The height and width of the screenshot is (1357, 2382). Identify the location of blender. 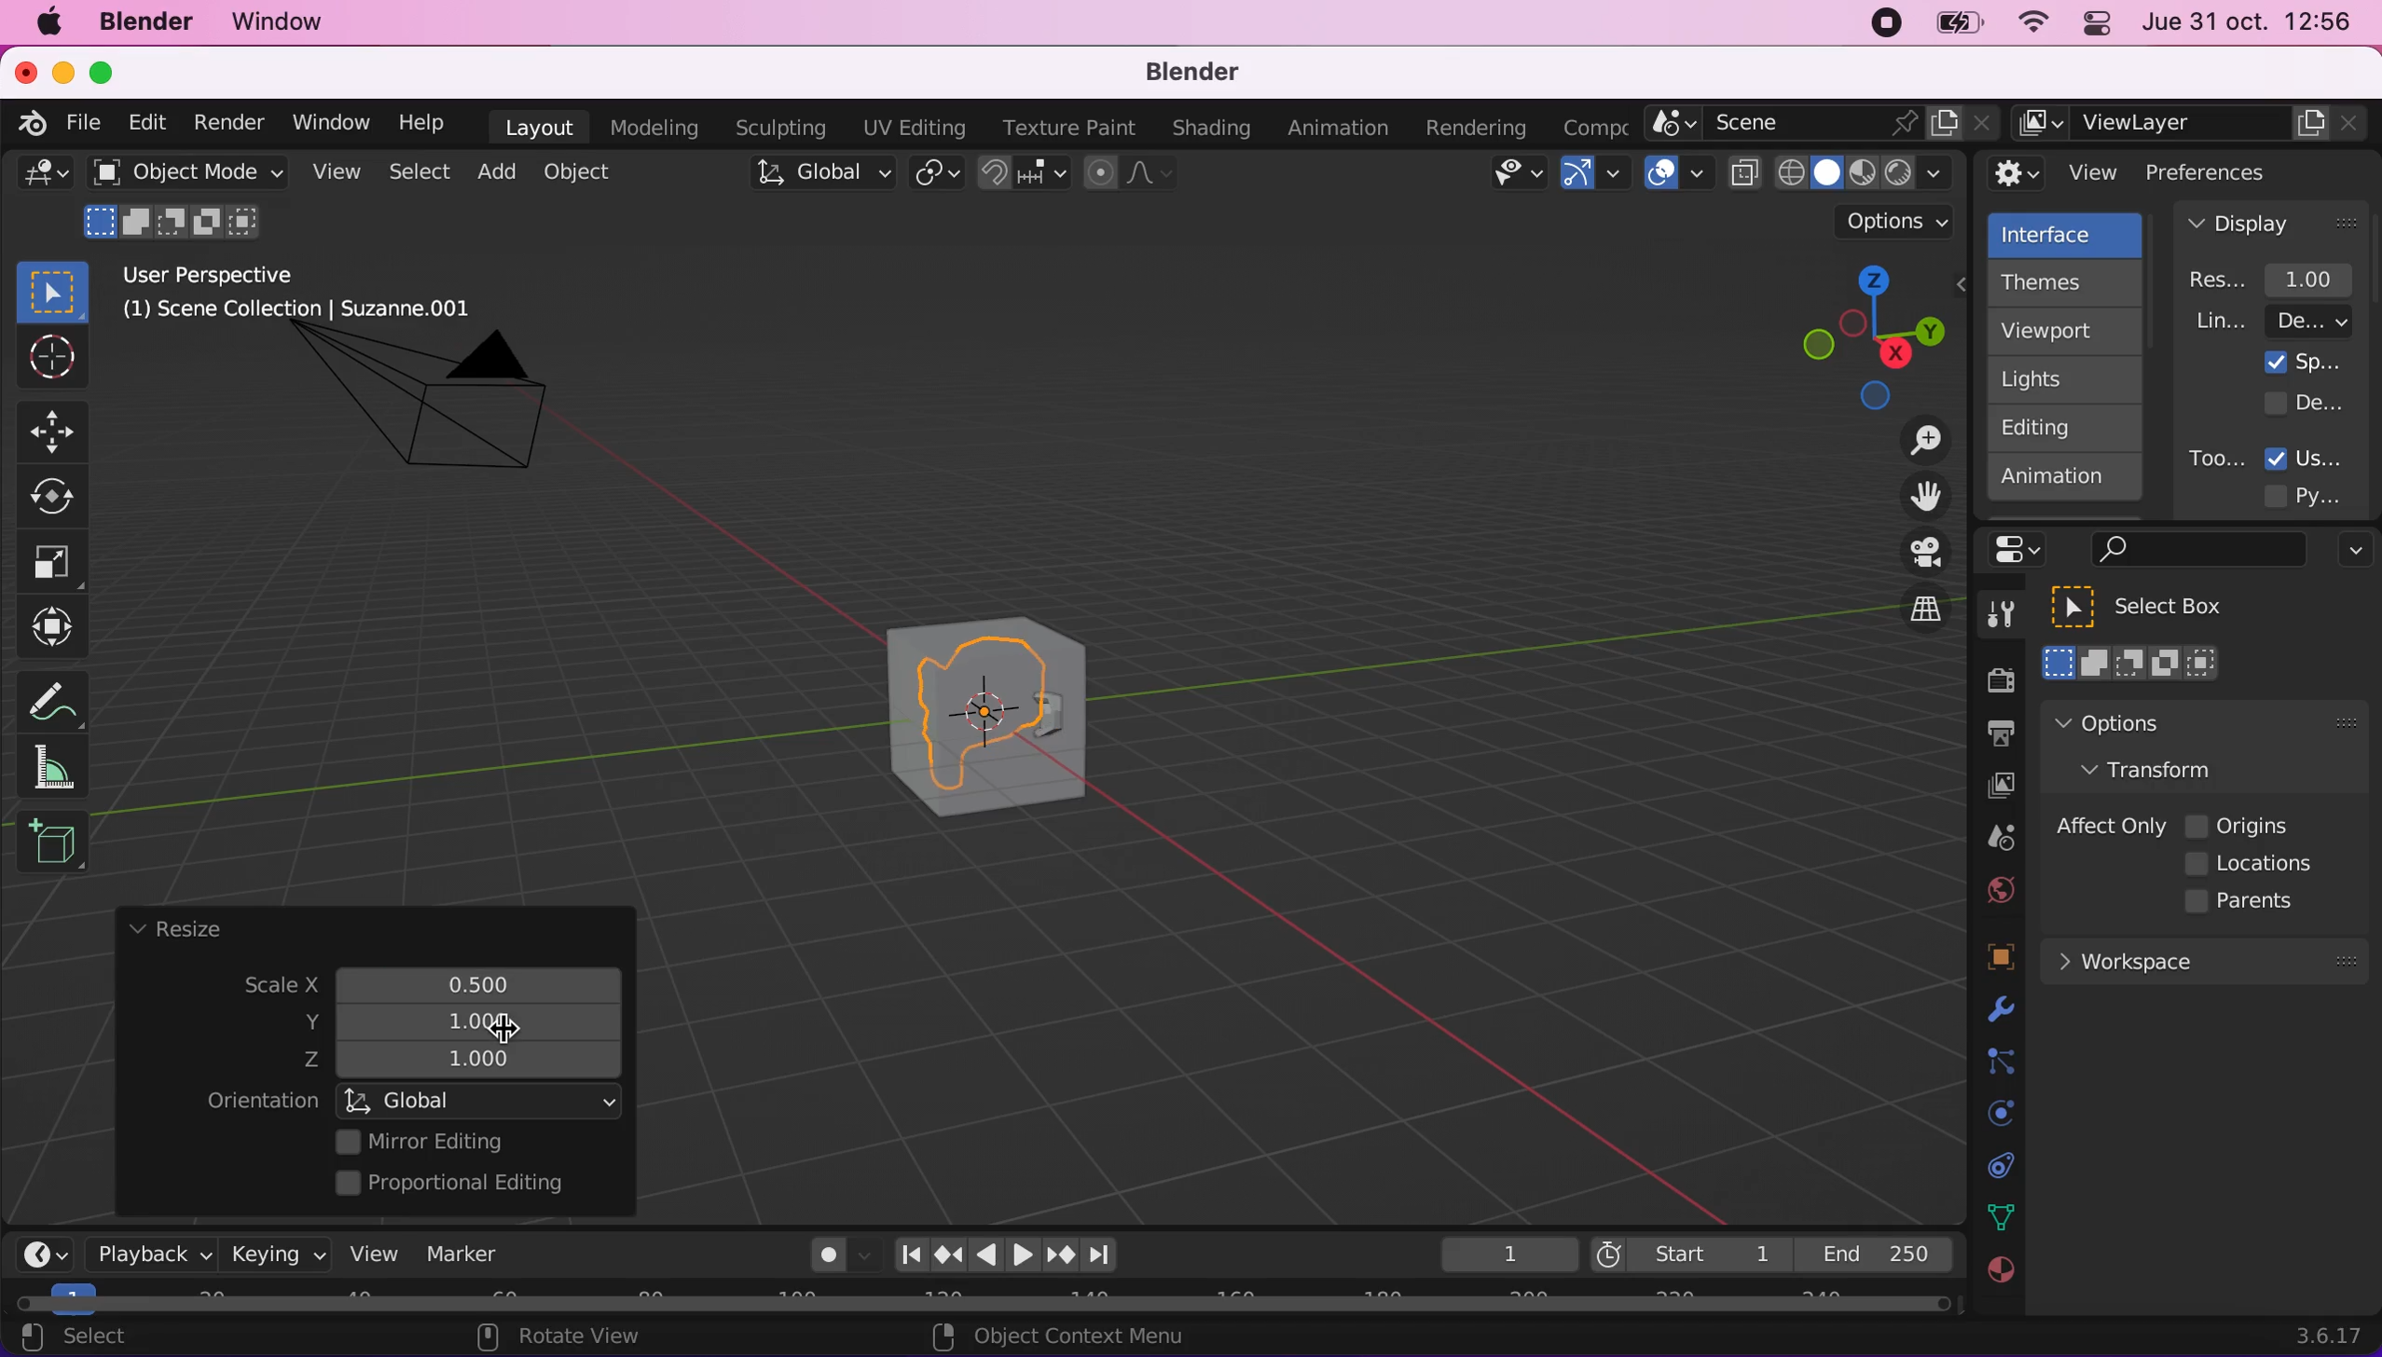
(145, 22).